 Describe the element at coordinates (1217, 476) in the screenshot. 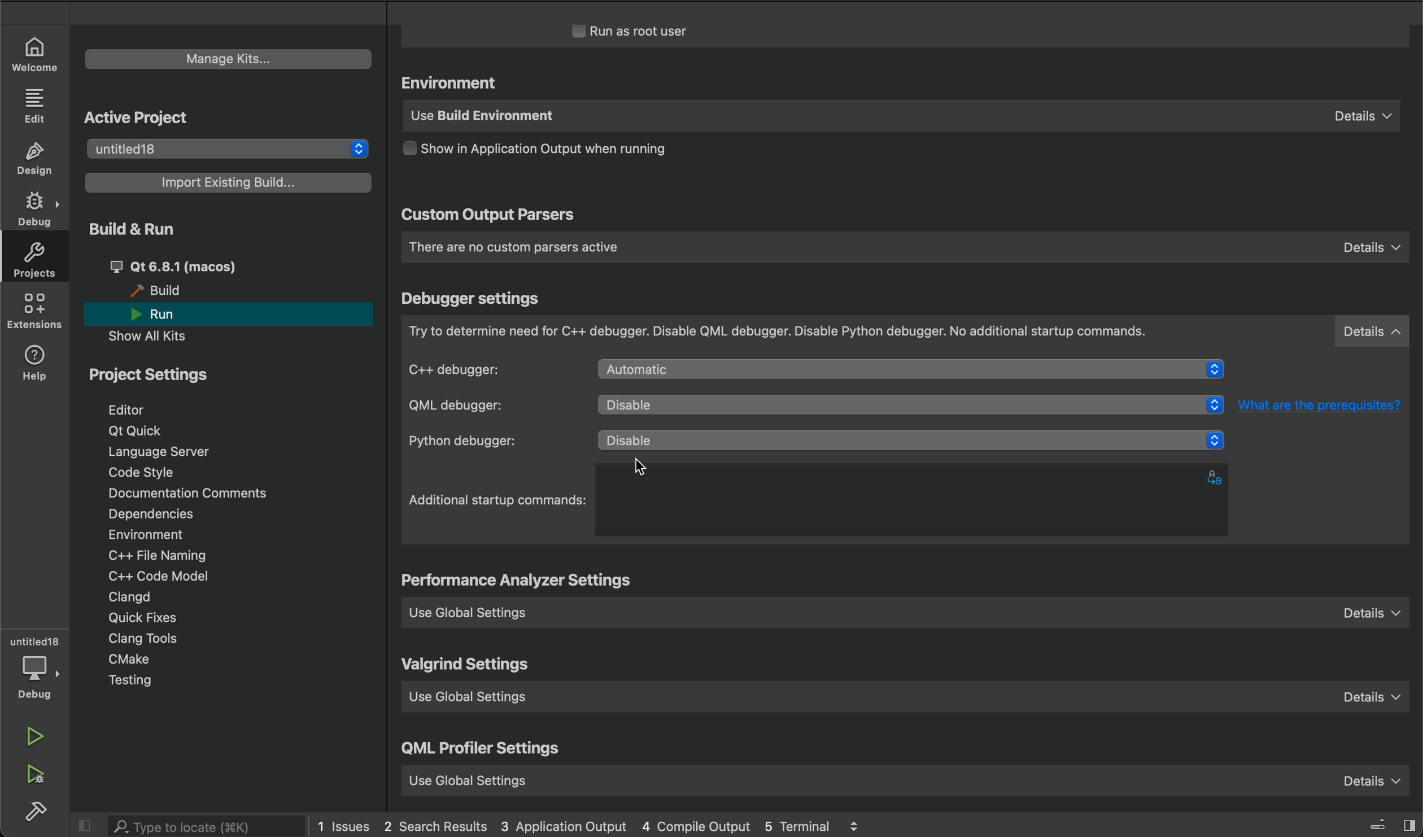

I see `alphabets` at that location.